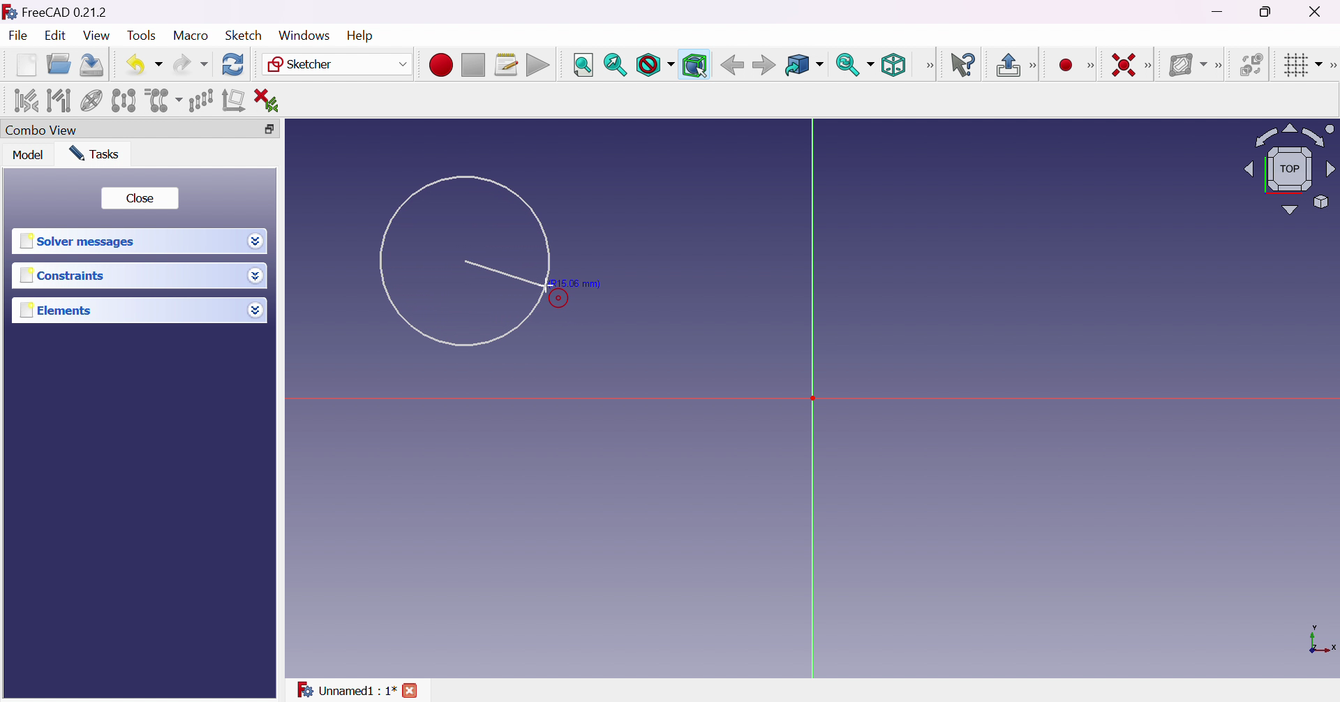 The width and height of the screenshot is (1340, 702). What do you see at coordinates (24, 100) in the screenshot?
I see `Select associated constraints` at bounding box center [24, 100].